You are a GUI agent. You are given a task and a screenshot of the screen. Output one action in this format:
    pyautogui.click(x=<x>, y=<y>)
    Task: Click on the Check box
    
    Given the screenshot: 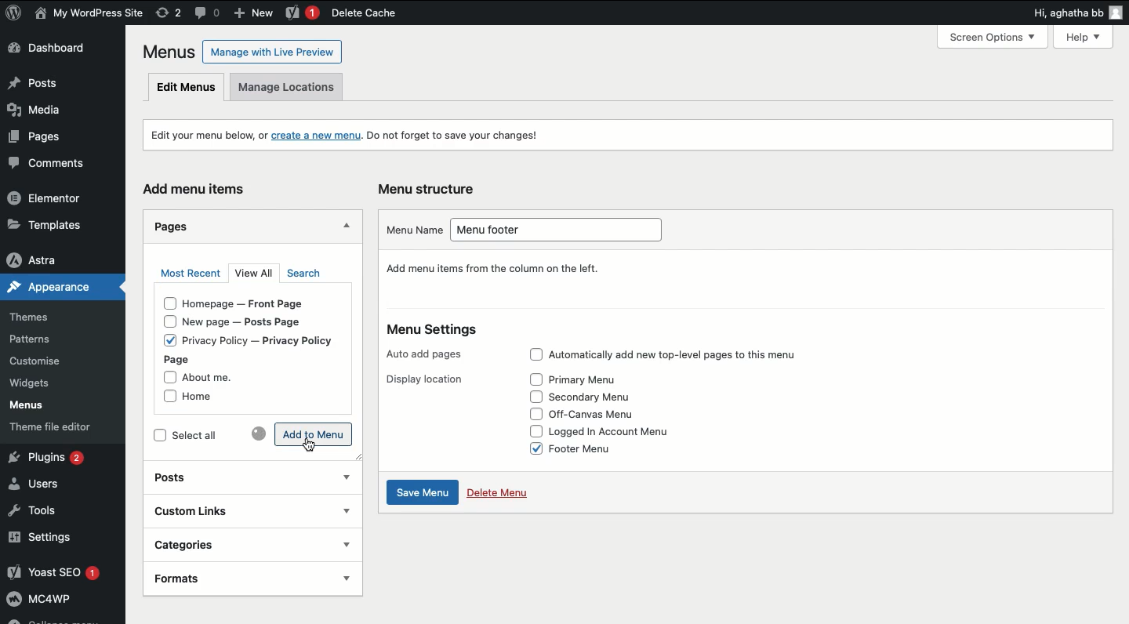 What is the action you would take?
    pyautogui.click(x=530, y=448)
    